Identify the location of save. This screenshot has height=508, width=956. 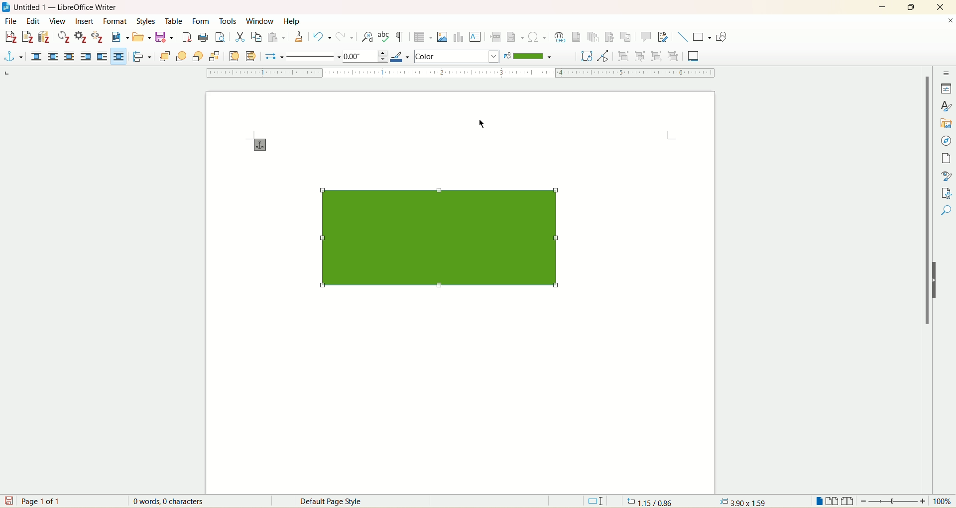
(8, 501).